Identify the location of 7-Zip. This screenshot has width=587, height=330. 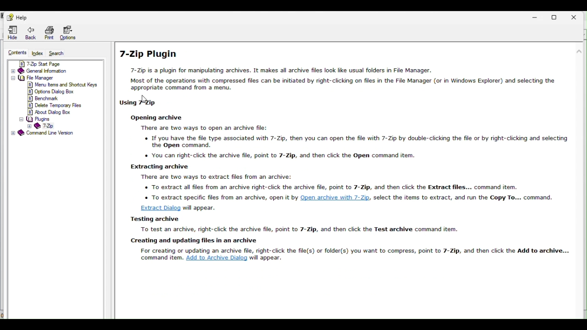
(45, 126).